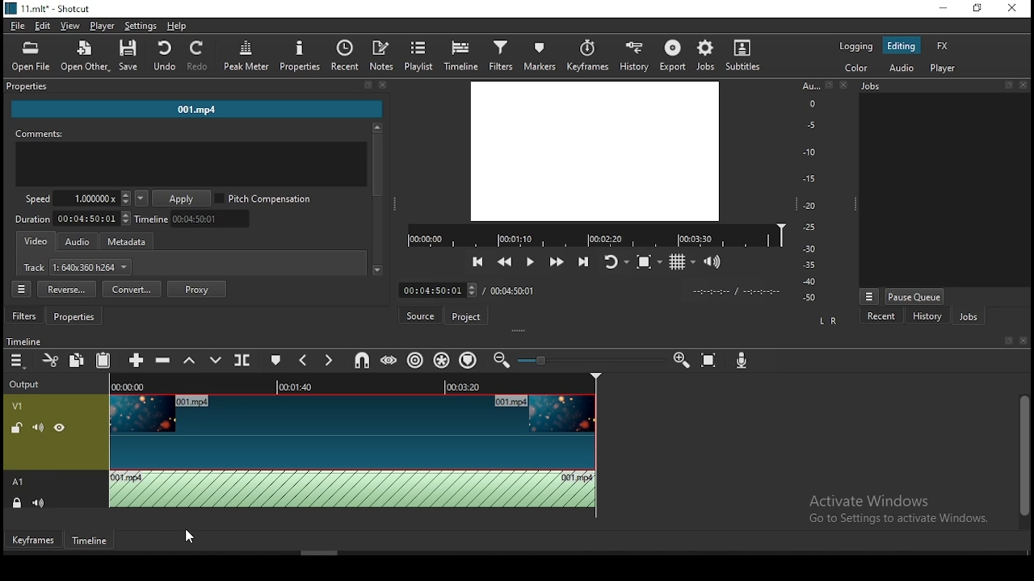 The width and height of the screenshot is (1034, 581). What do you see at coordinates (62, 428) in the screenshot?
I see `(un)hide` at bounding box center [62, 428].